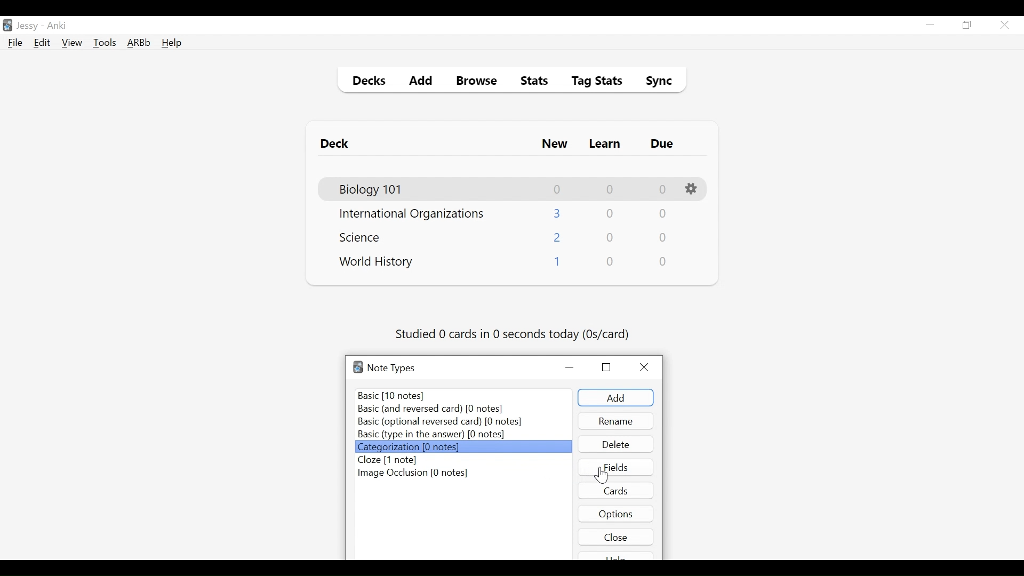  I want to click on Close, so click(616, 537).